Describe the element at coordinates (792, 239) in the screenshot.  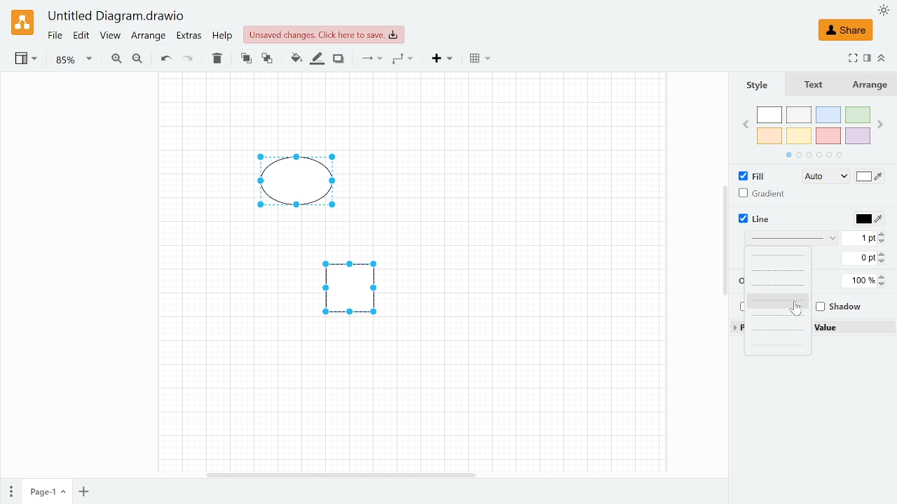
I see `Line style` at that location.